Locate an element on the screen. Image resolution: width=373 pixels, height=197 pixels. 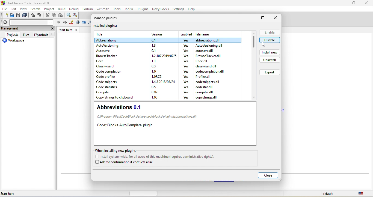
help is located at coordinates (191, 9).